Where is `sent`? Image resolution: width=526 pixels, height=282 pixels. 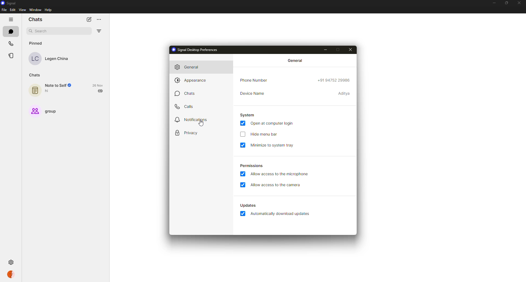 sent is located at coordinates (101, 91).